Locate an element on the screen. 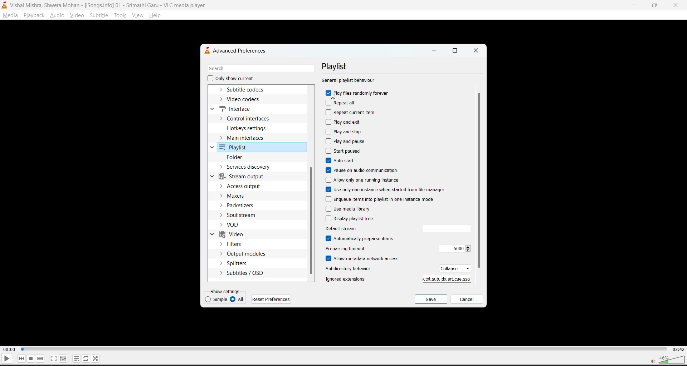  00:00 is located at coordinates (9, 350).